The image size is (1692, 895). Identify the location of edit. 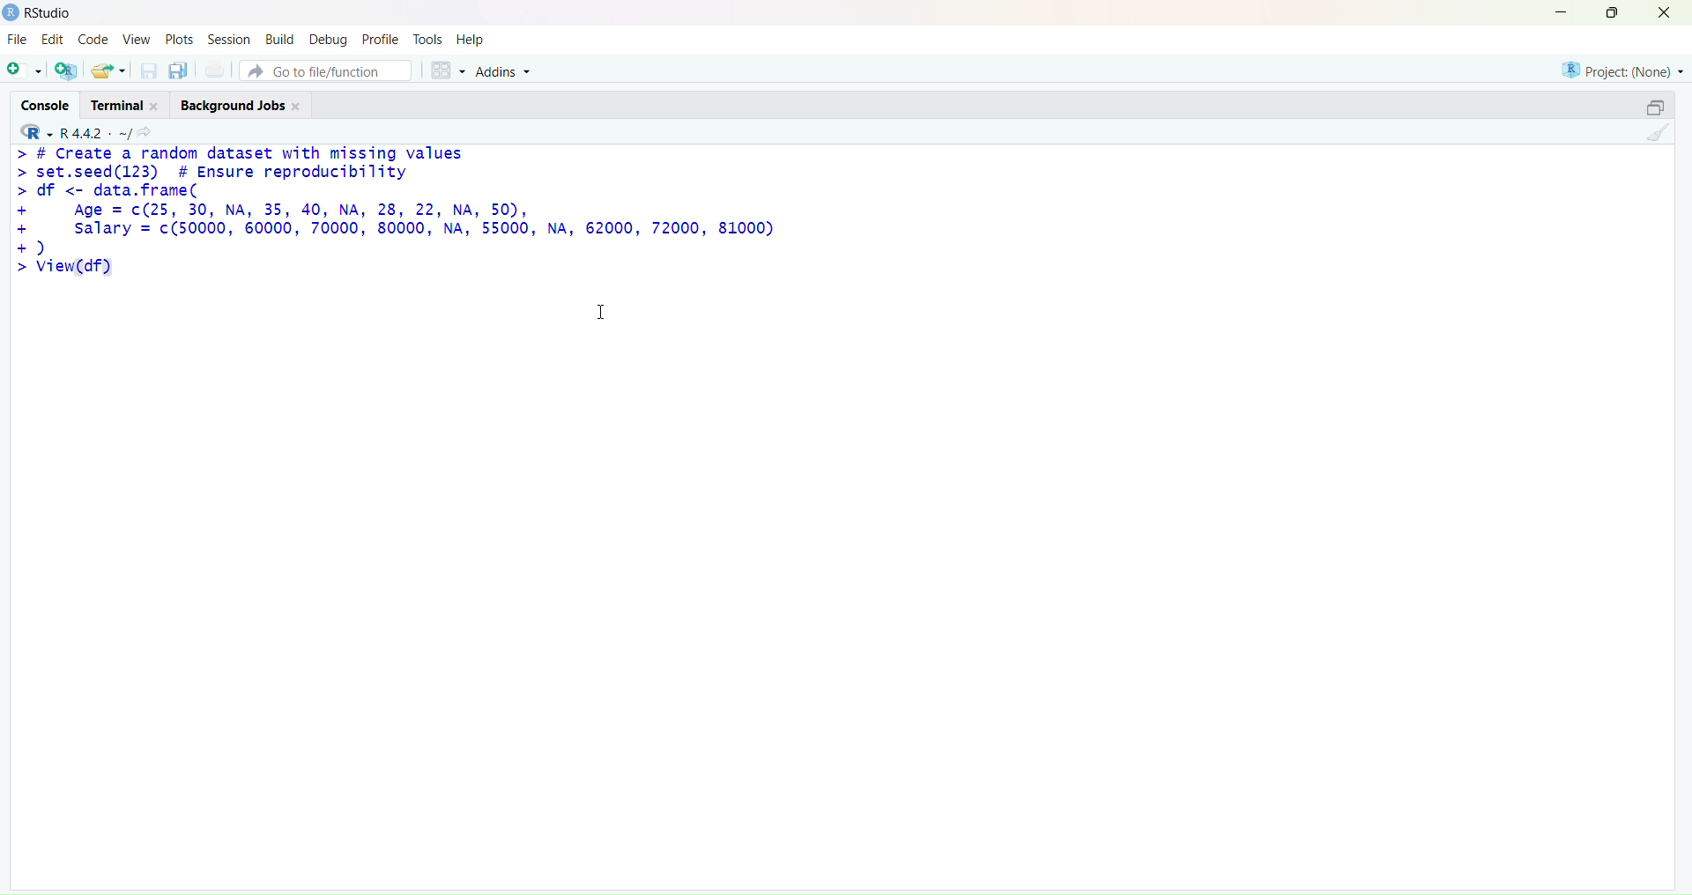
(54, 40).